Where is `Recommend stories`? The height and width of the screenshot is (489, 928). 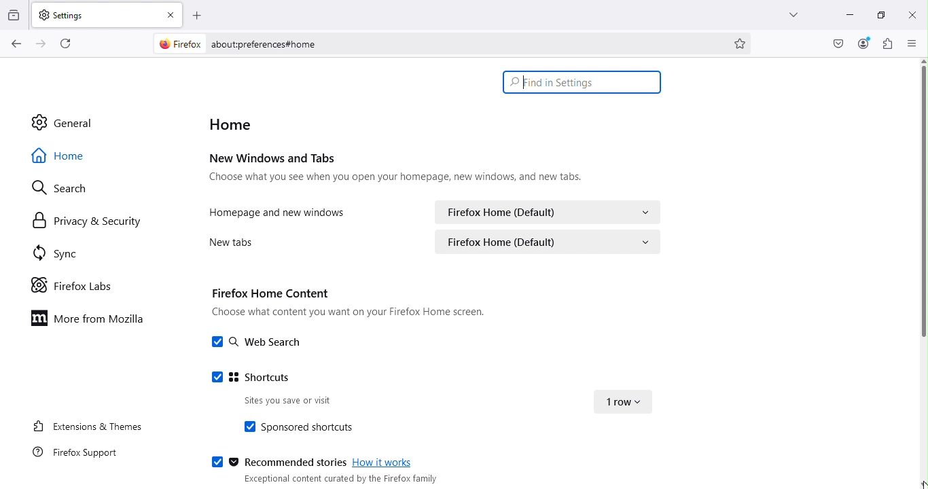
Recommend stories is located at coordinates (278, 460).